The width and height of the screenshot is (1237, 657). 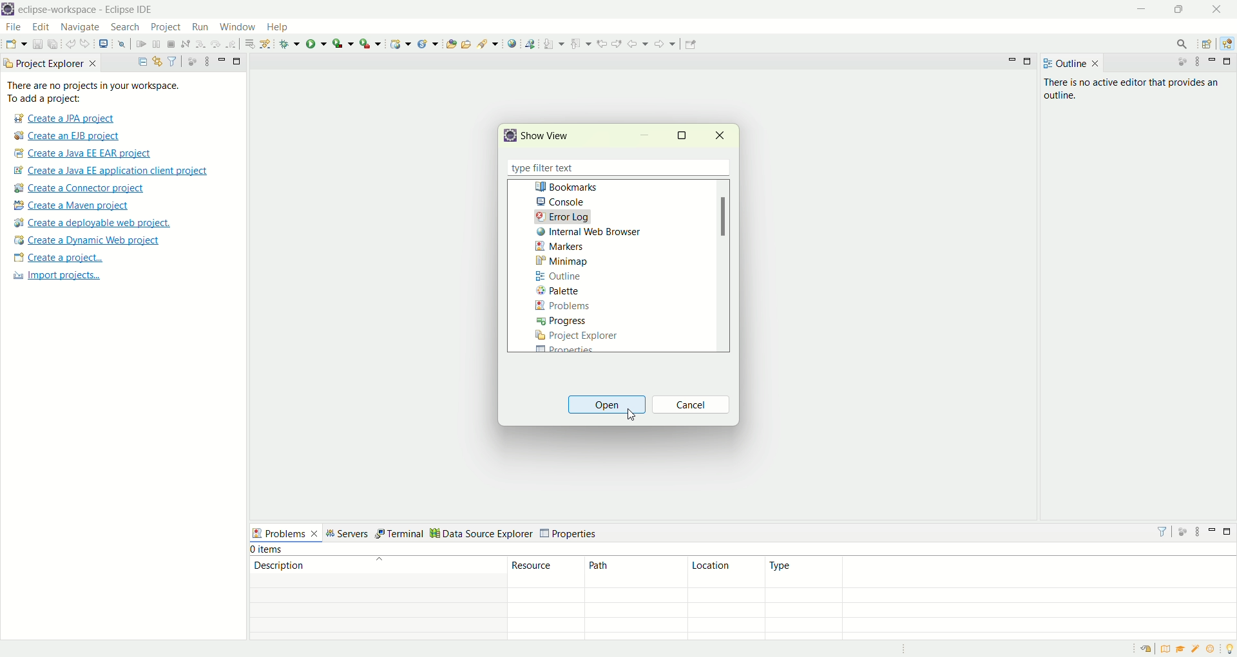 I want to click on resume, so click(x=141, y=43).